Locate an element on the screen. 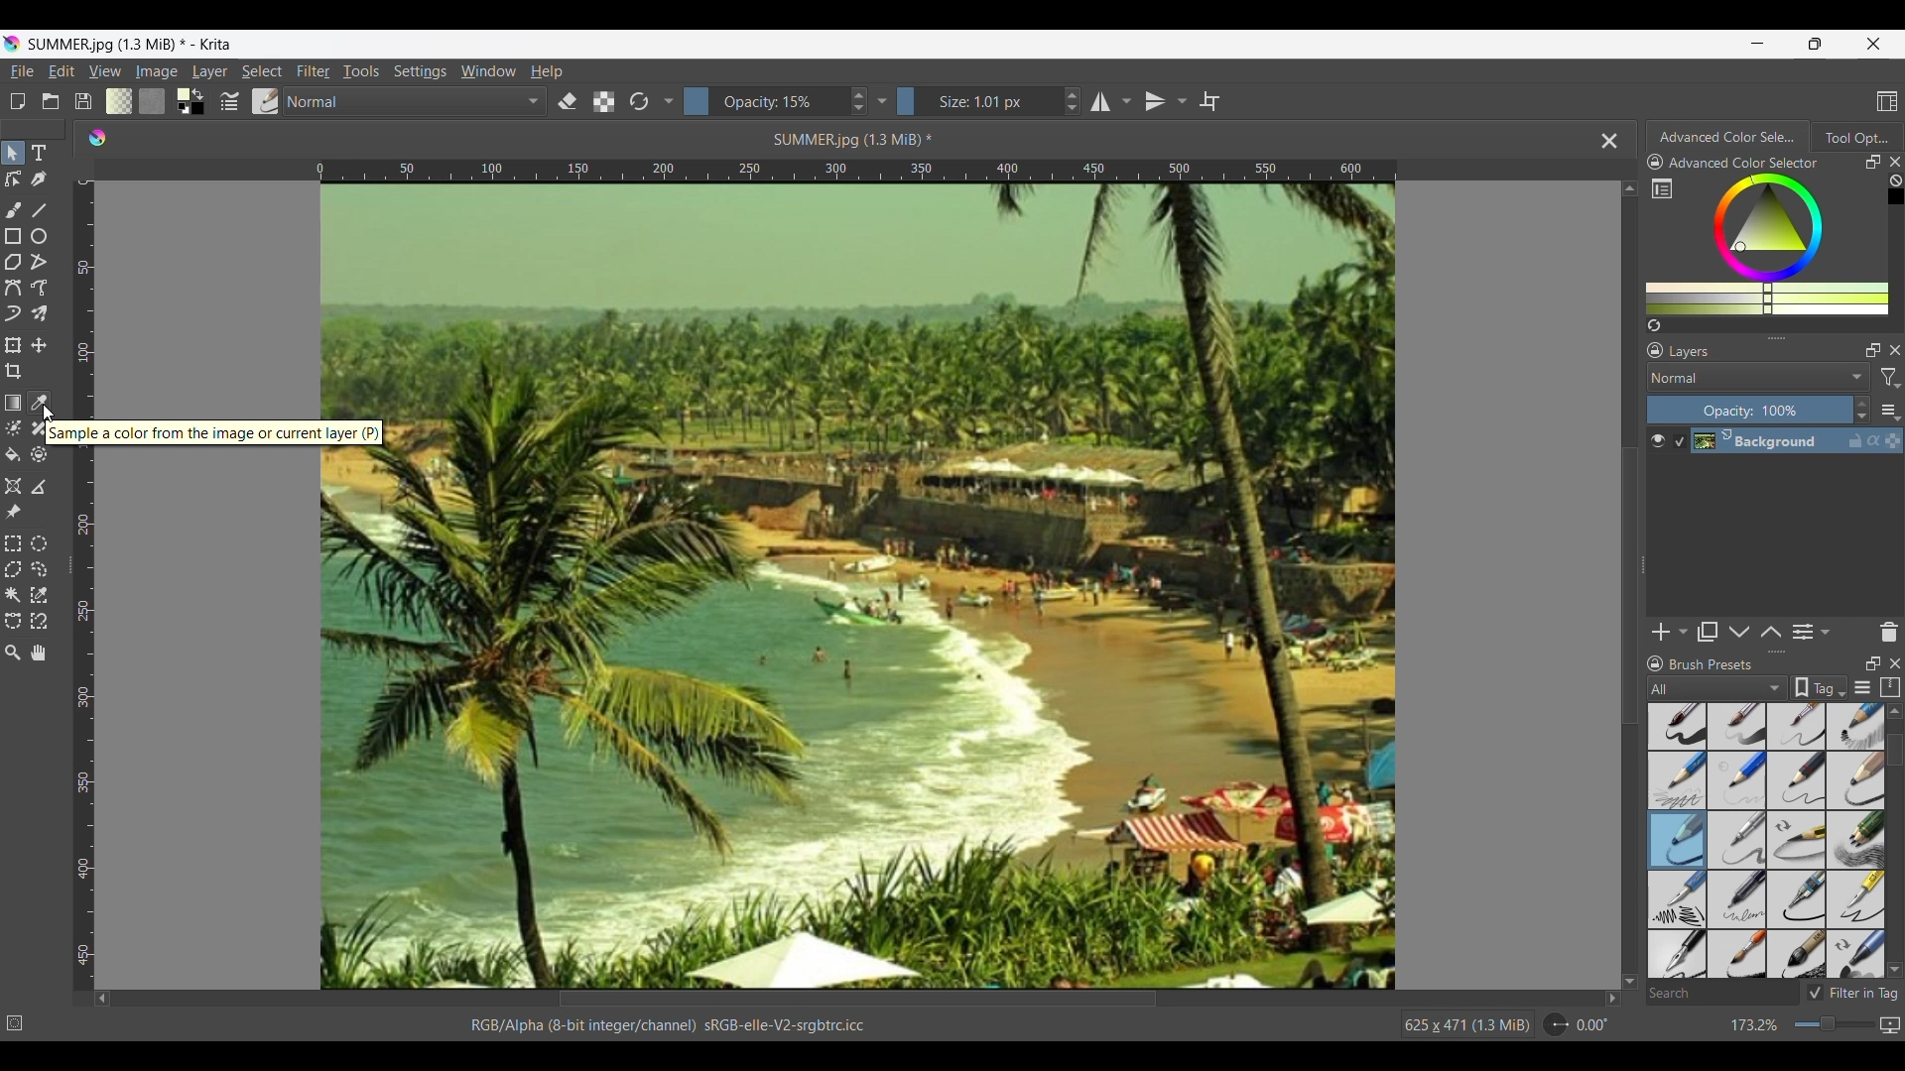 Image resolution: width=1905 pixels, height=1071 pixels. Vertical slide bar is located at coordinates (1630, 586).